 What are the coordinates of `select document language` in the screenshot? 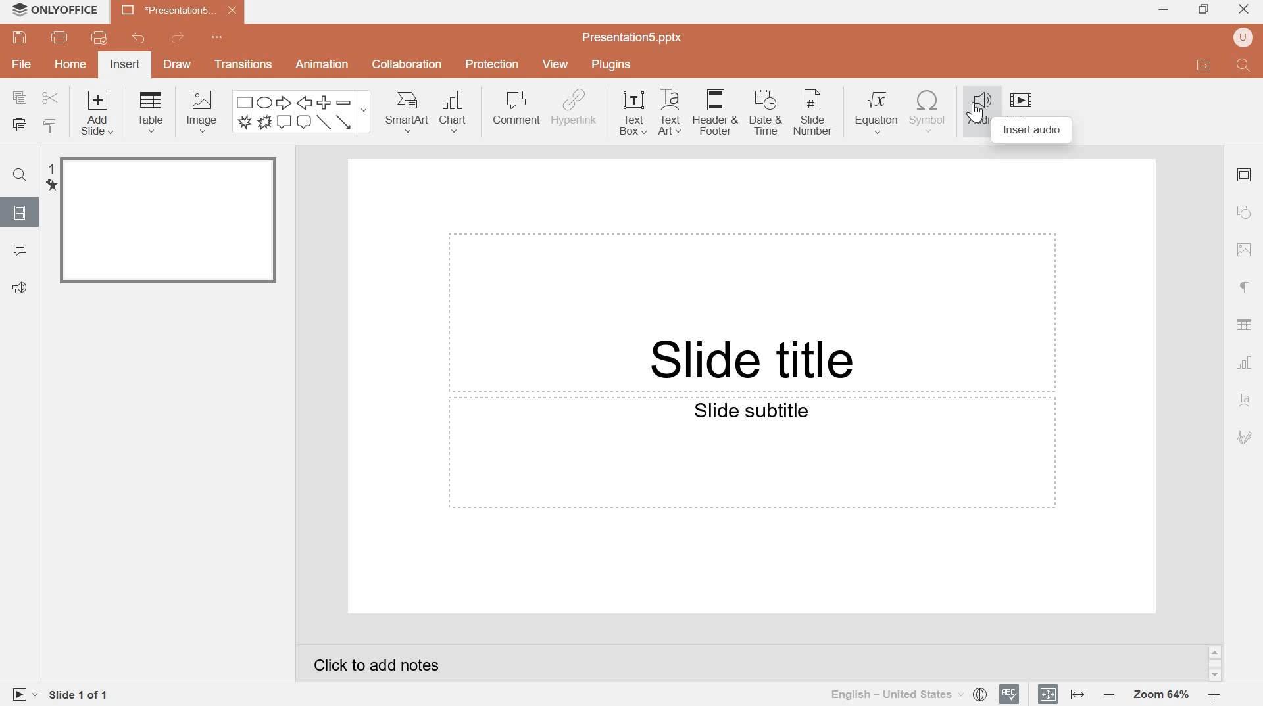 It's located at (908, 694).